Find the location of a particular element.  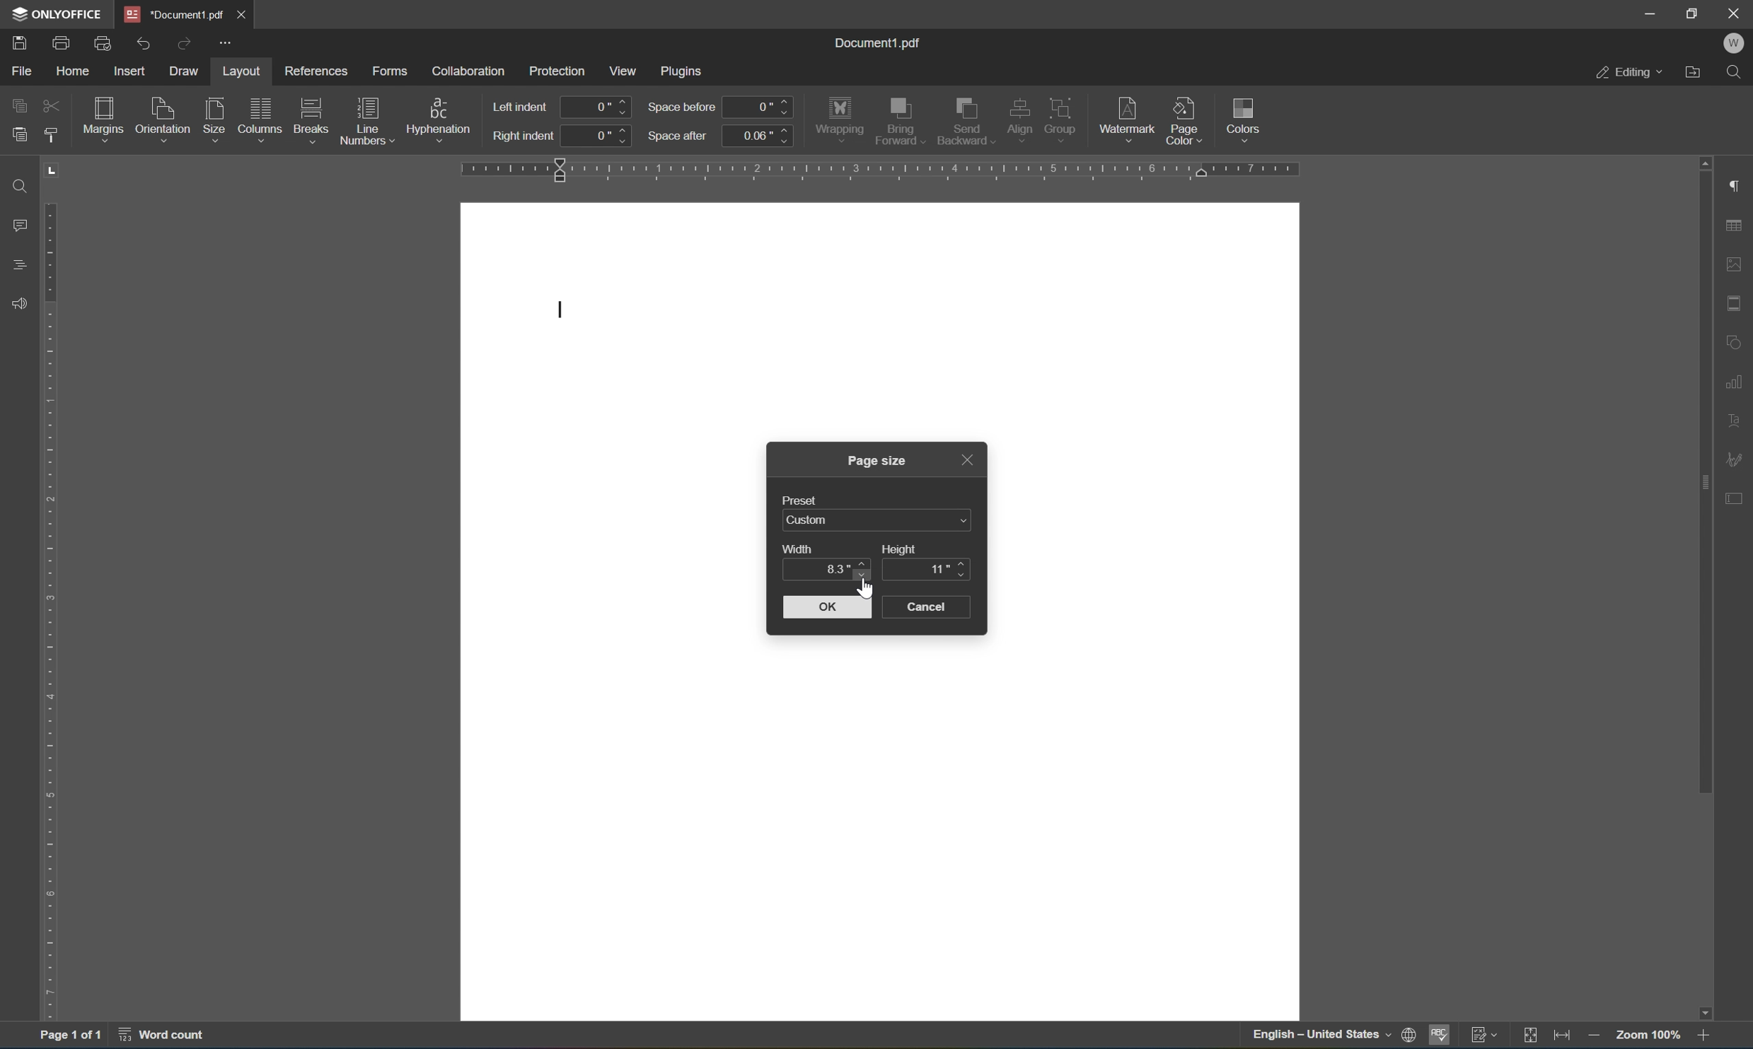

align is located at coordinates (1020, 119).